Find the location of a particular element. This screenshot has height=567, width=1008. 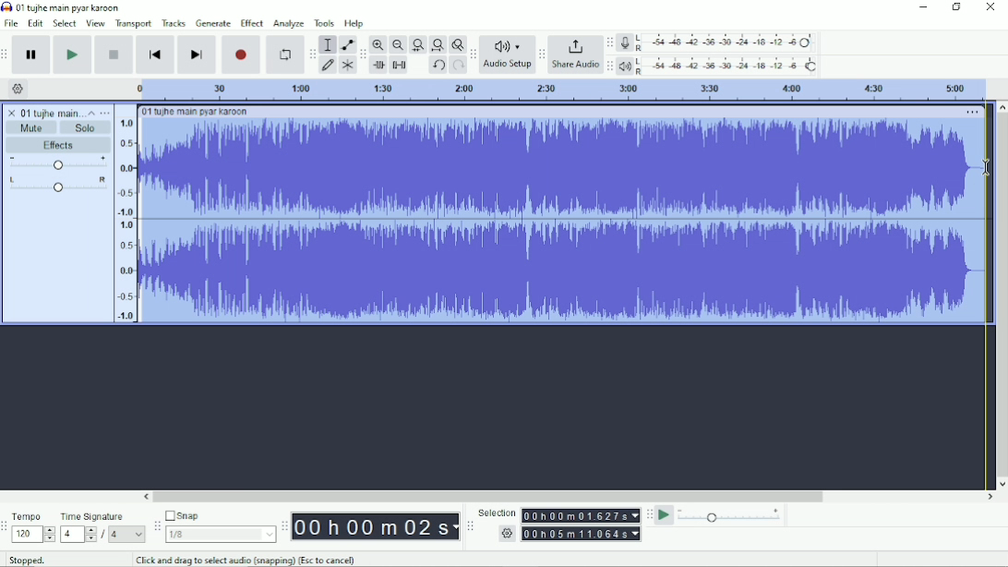

Solo is located at coordinates (87, 128).